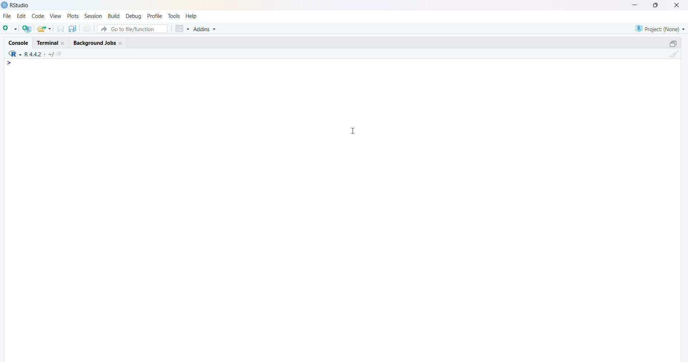  What do you see at coordinates (60, 54) in the screenshot?
I see `share` at bounding box center [60, 54].